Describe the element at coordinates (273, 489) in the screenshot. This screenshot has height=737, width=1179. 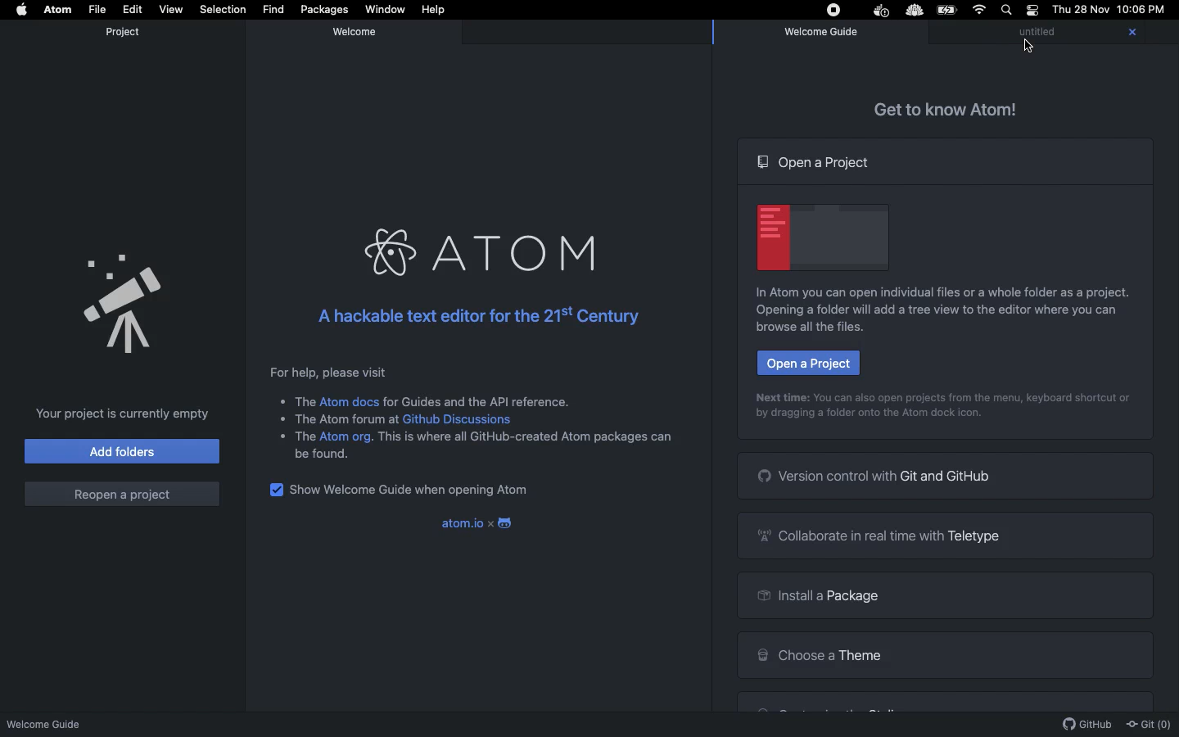
I see `checkbox` at that location.